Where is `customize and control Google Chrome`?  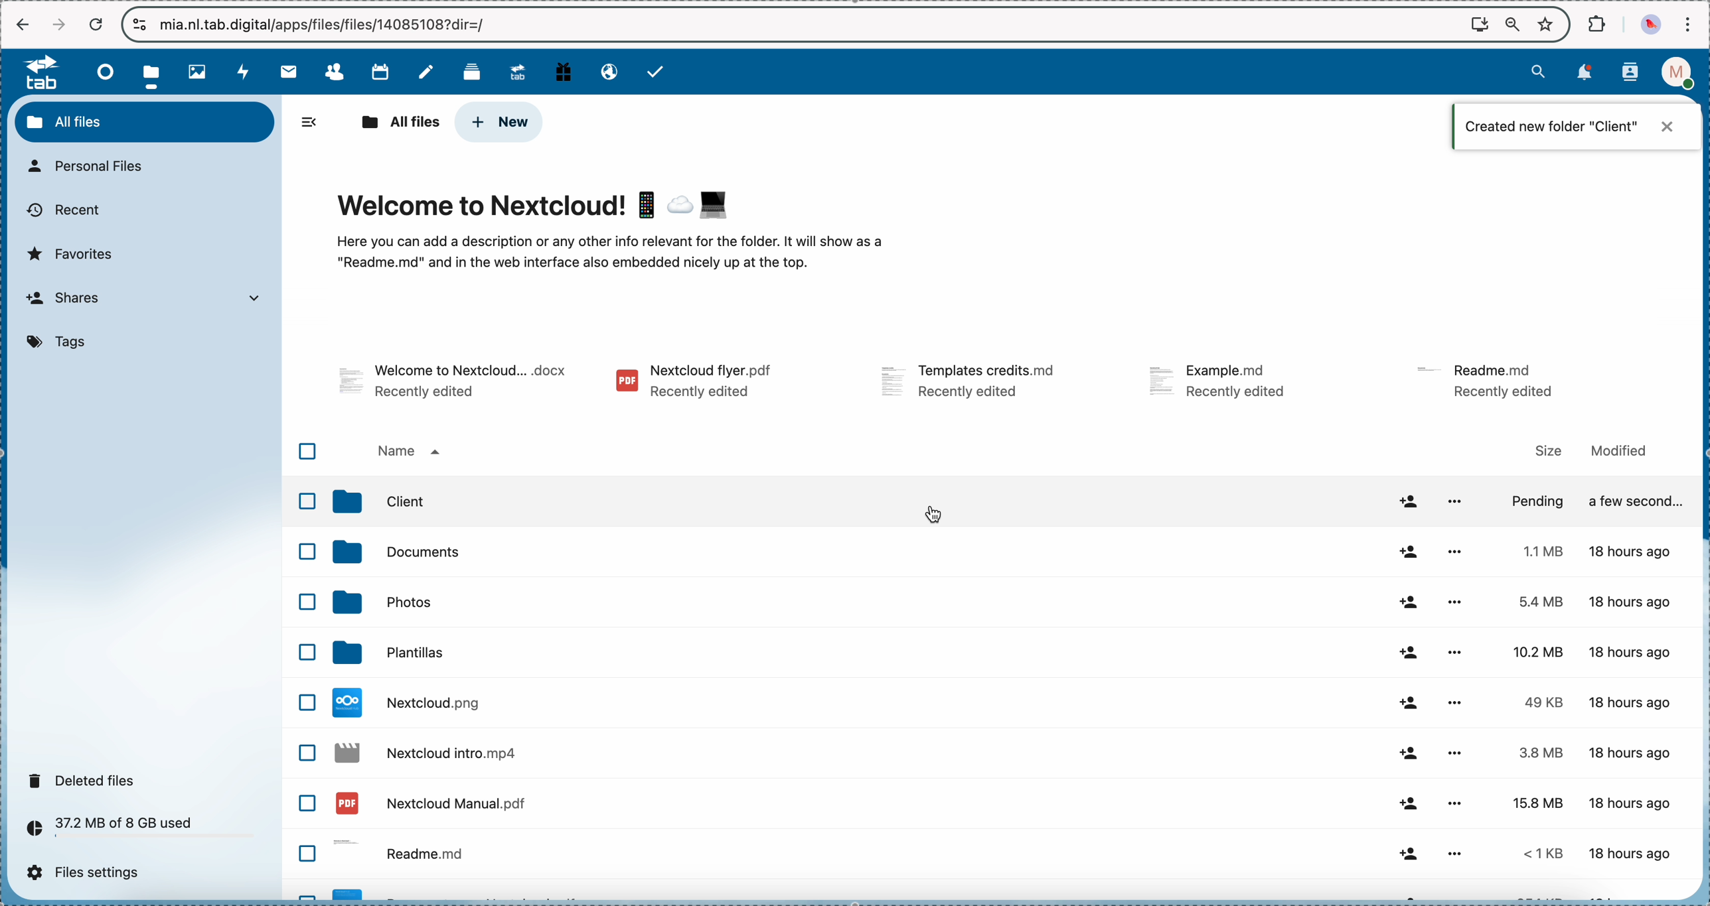 customize and control Google Chrome is located at coordinates (1687, 24).